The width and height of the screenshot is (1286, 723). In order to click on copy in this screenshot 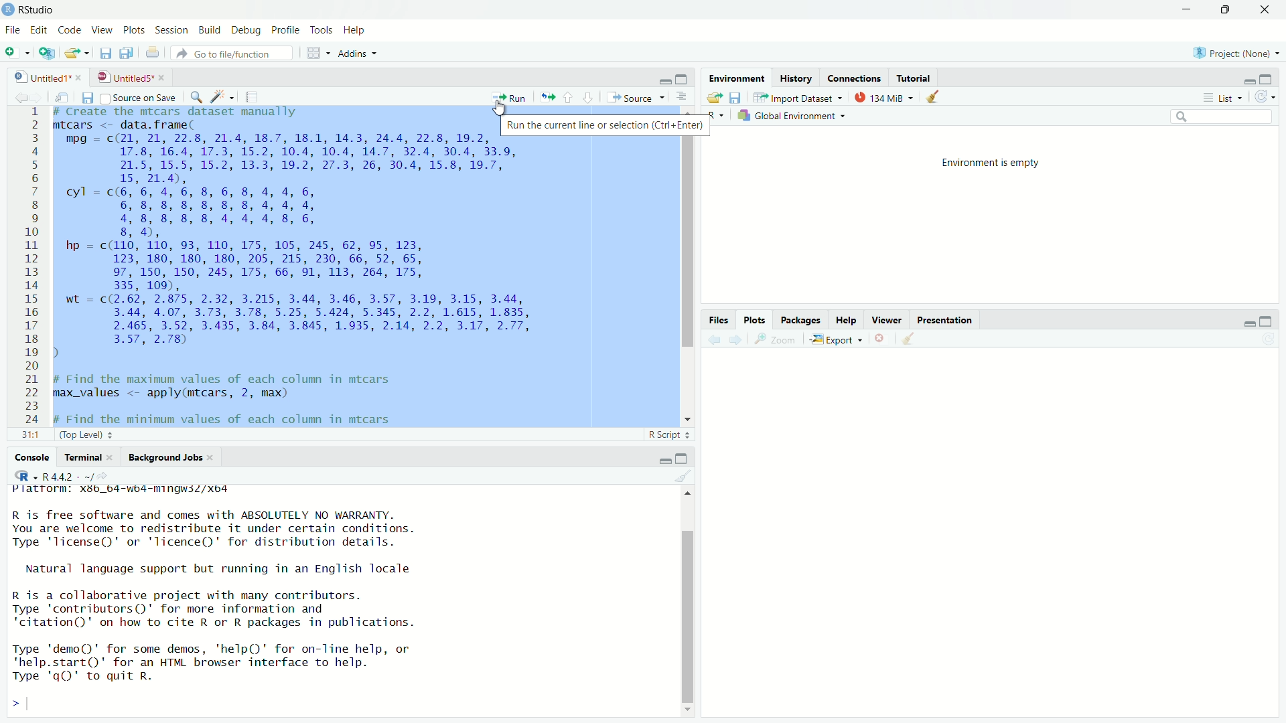, I will do `click(125, 53)`.